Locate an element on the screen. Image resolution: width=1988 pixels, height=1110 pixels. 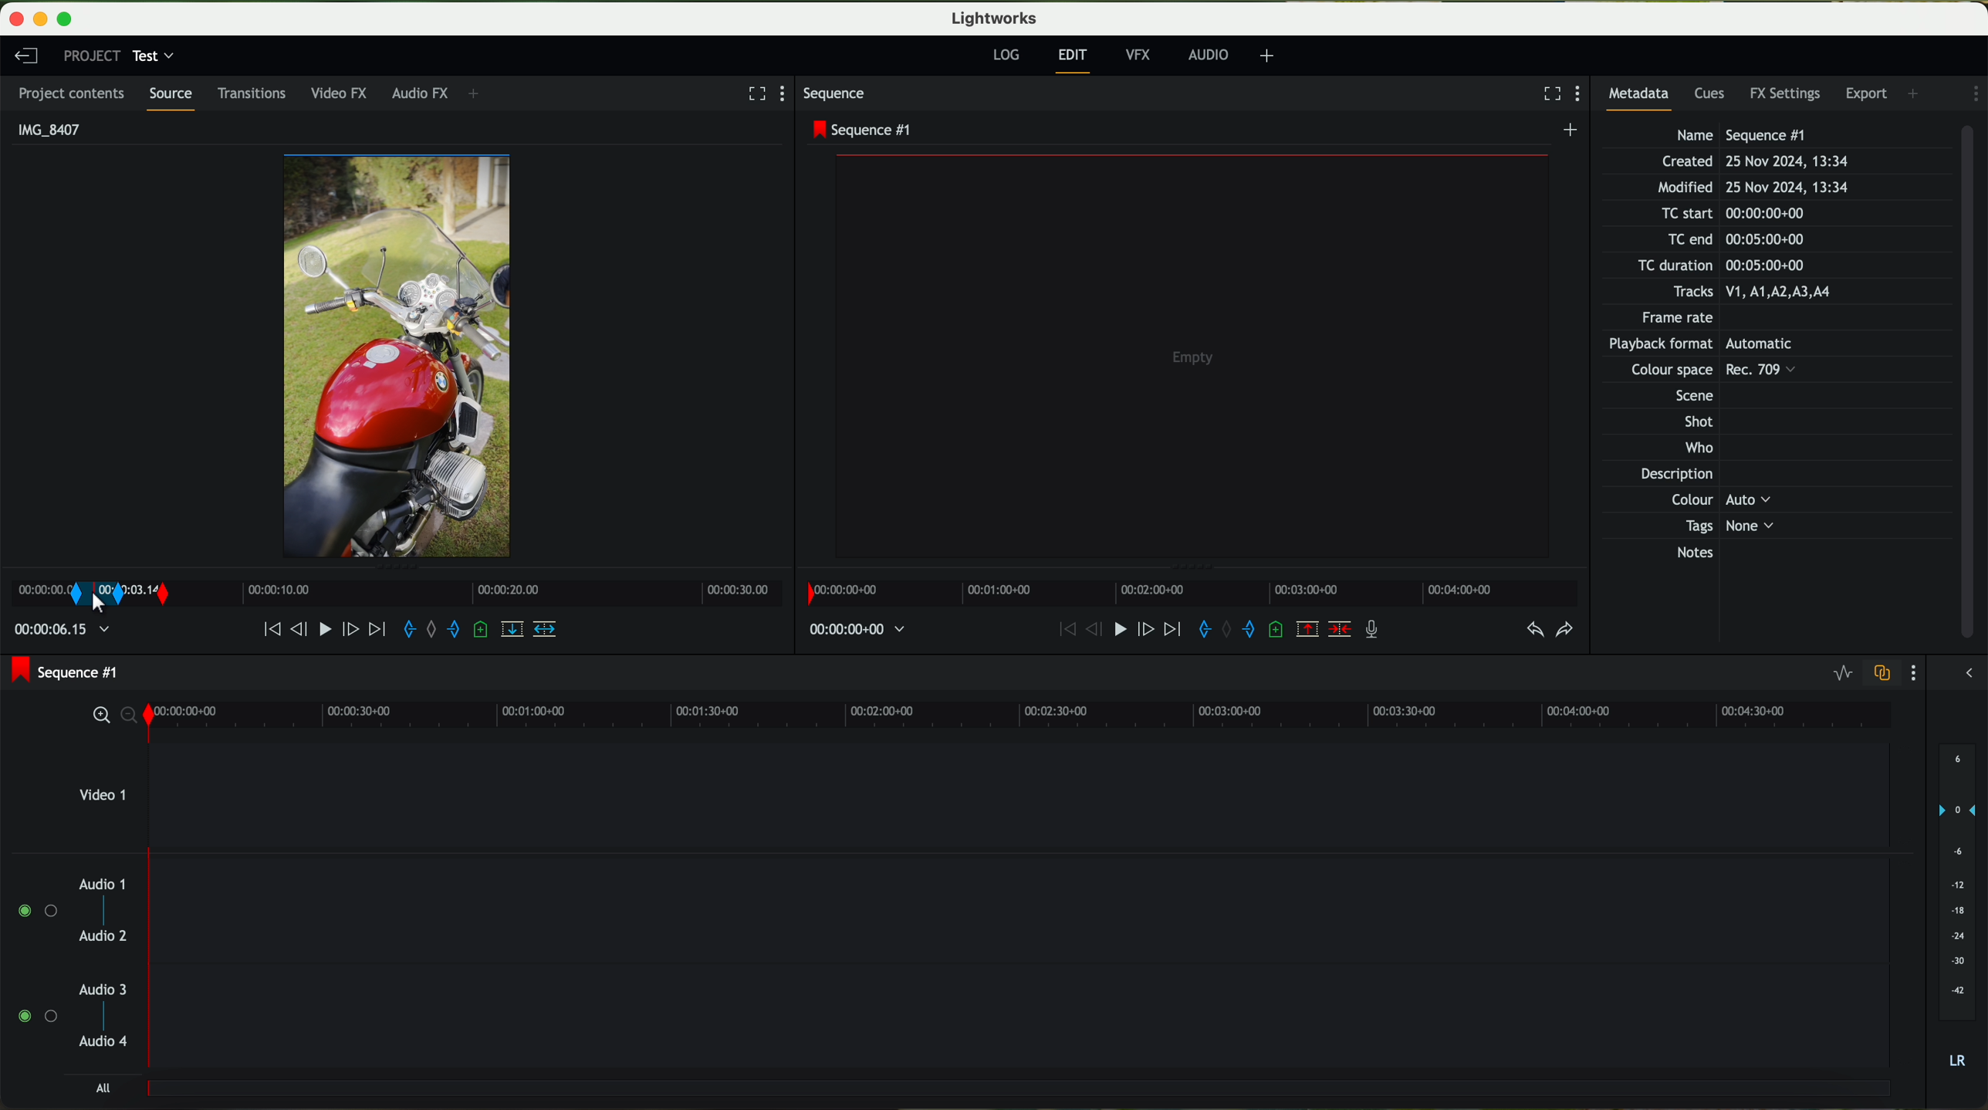
show settings menu is located at coordinates (1581, 95).